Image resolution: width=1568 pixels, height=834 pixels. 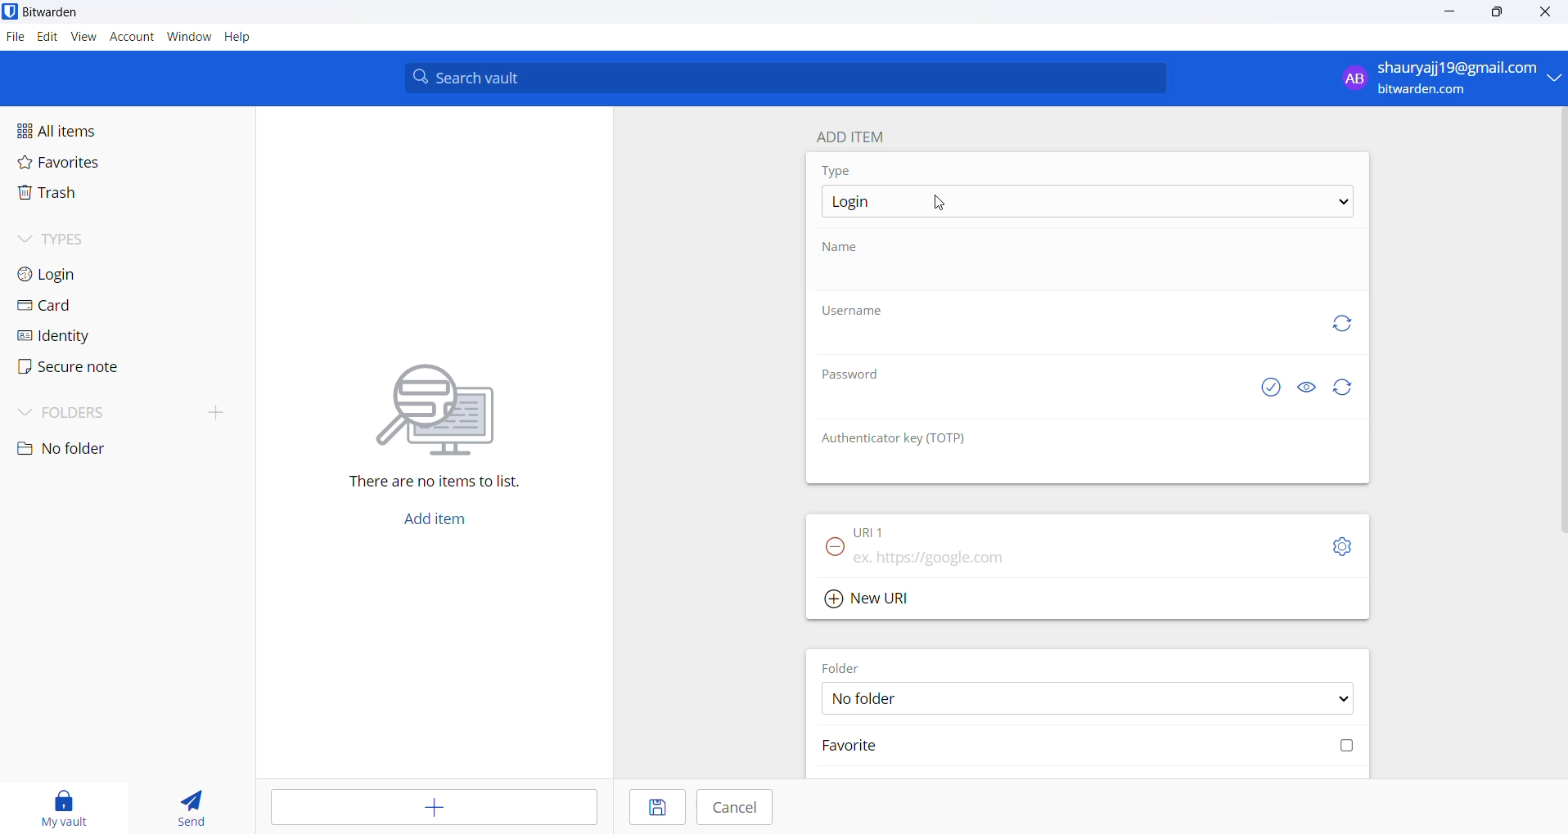 What do you see at coordinates (85, 37) in the screenshot?
I see `view` at bounding box center [85, 37].